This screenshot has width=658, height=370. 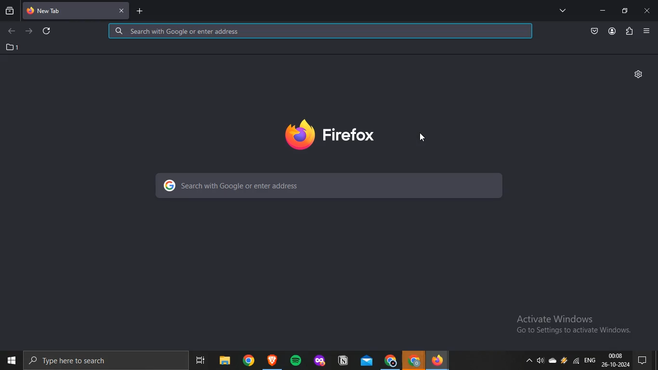 I want to click on pc settings menu, so click(x=646, y=360).